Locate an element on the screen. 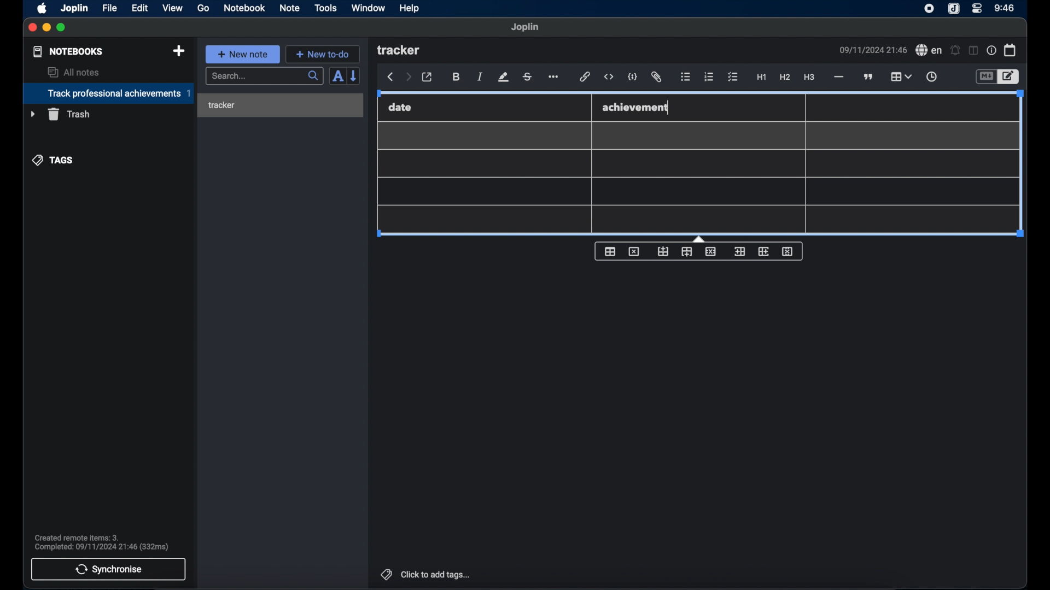  delete column is located at coordinates (788, 252).